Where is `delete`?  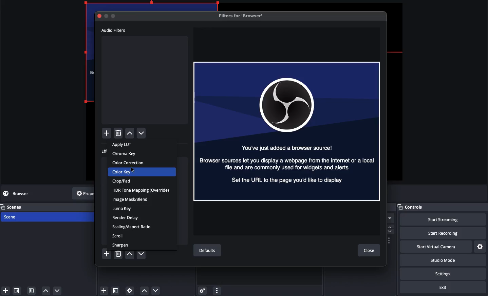 delete is located at coordinates (118, 133).